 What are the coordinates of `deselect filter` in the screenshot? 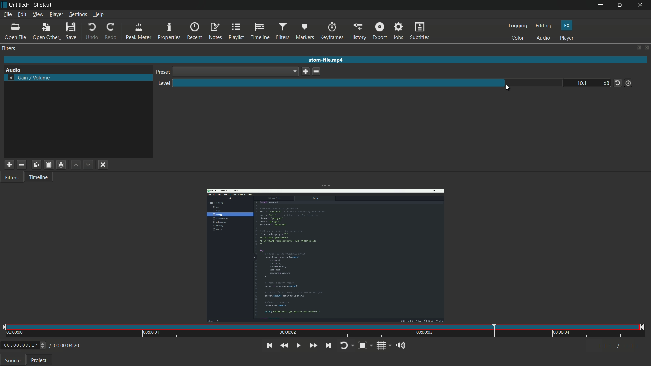 It's located at (103, 165).